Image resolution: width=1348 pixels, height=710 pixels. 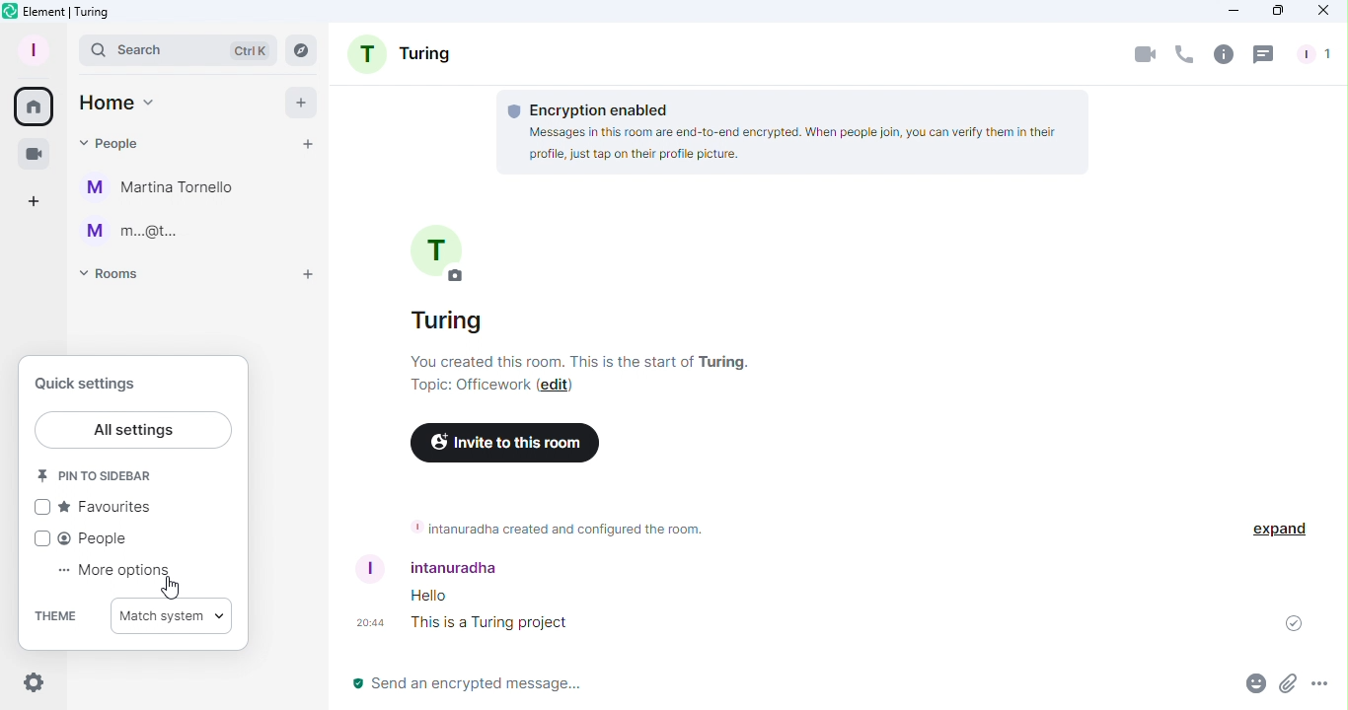 I want to click on Create a space, so click(x=36, y=199).